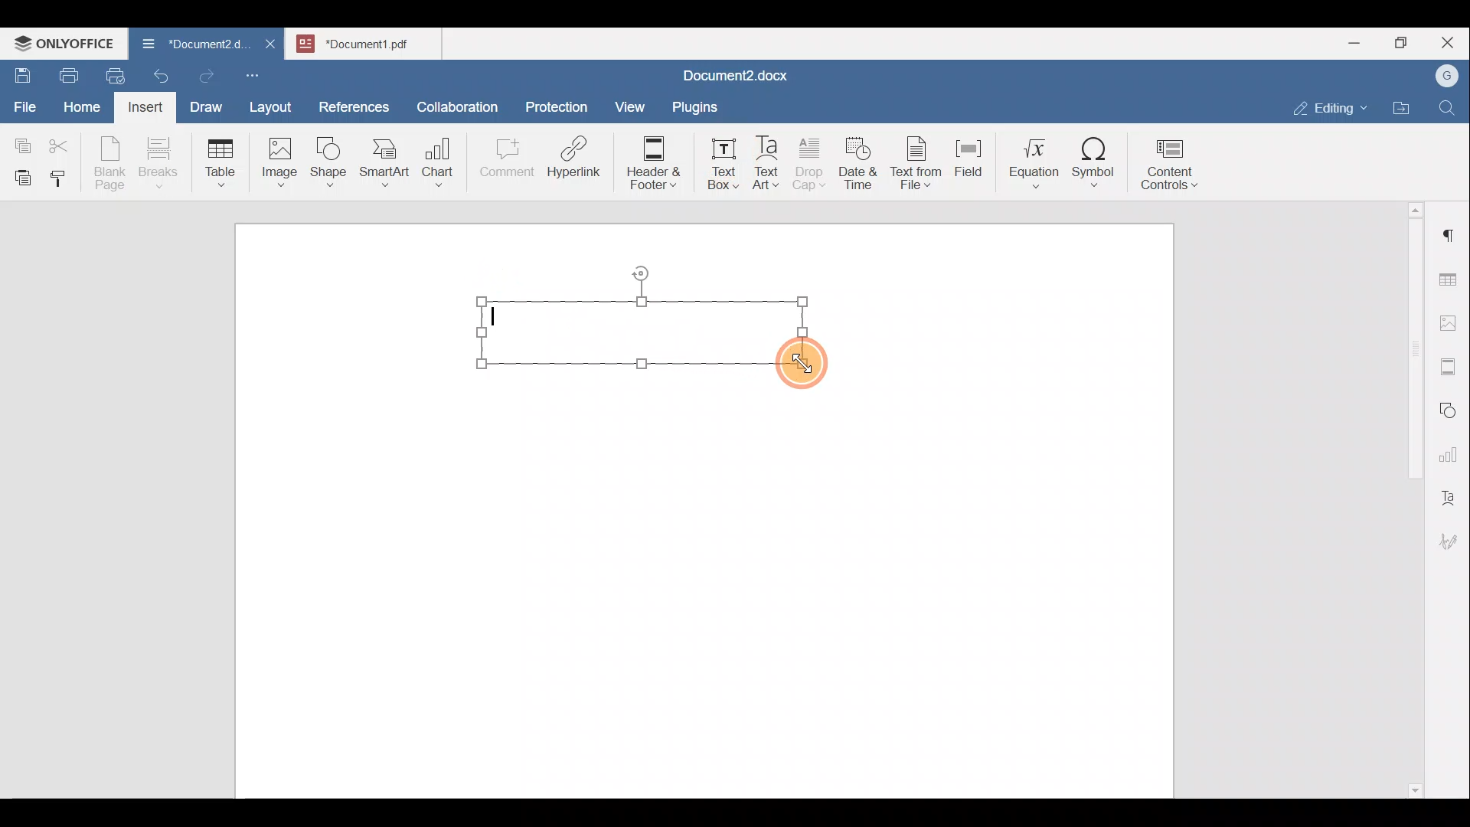 This screenshot has width=1470, height=827. What do you see at coordinates (284, 157) in the screenshot?
I see `Image` at bounding box center [284, 157].